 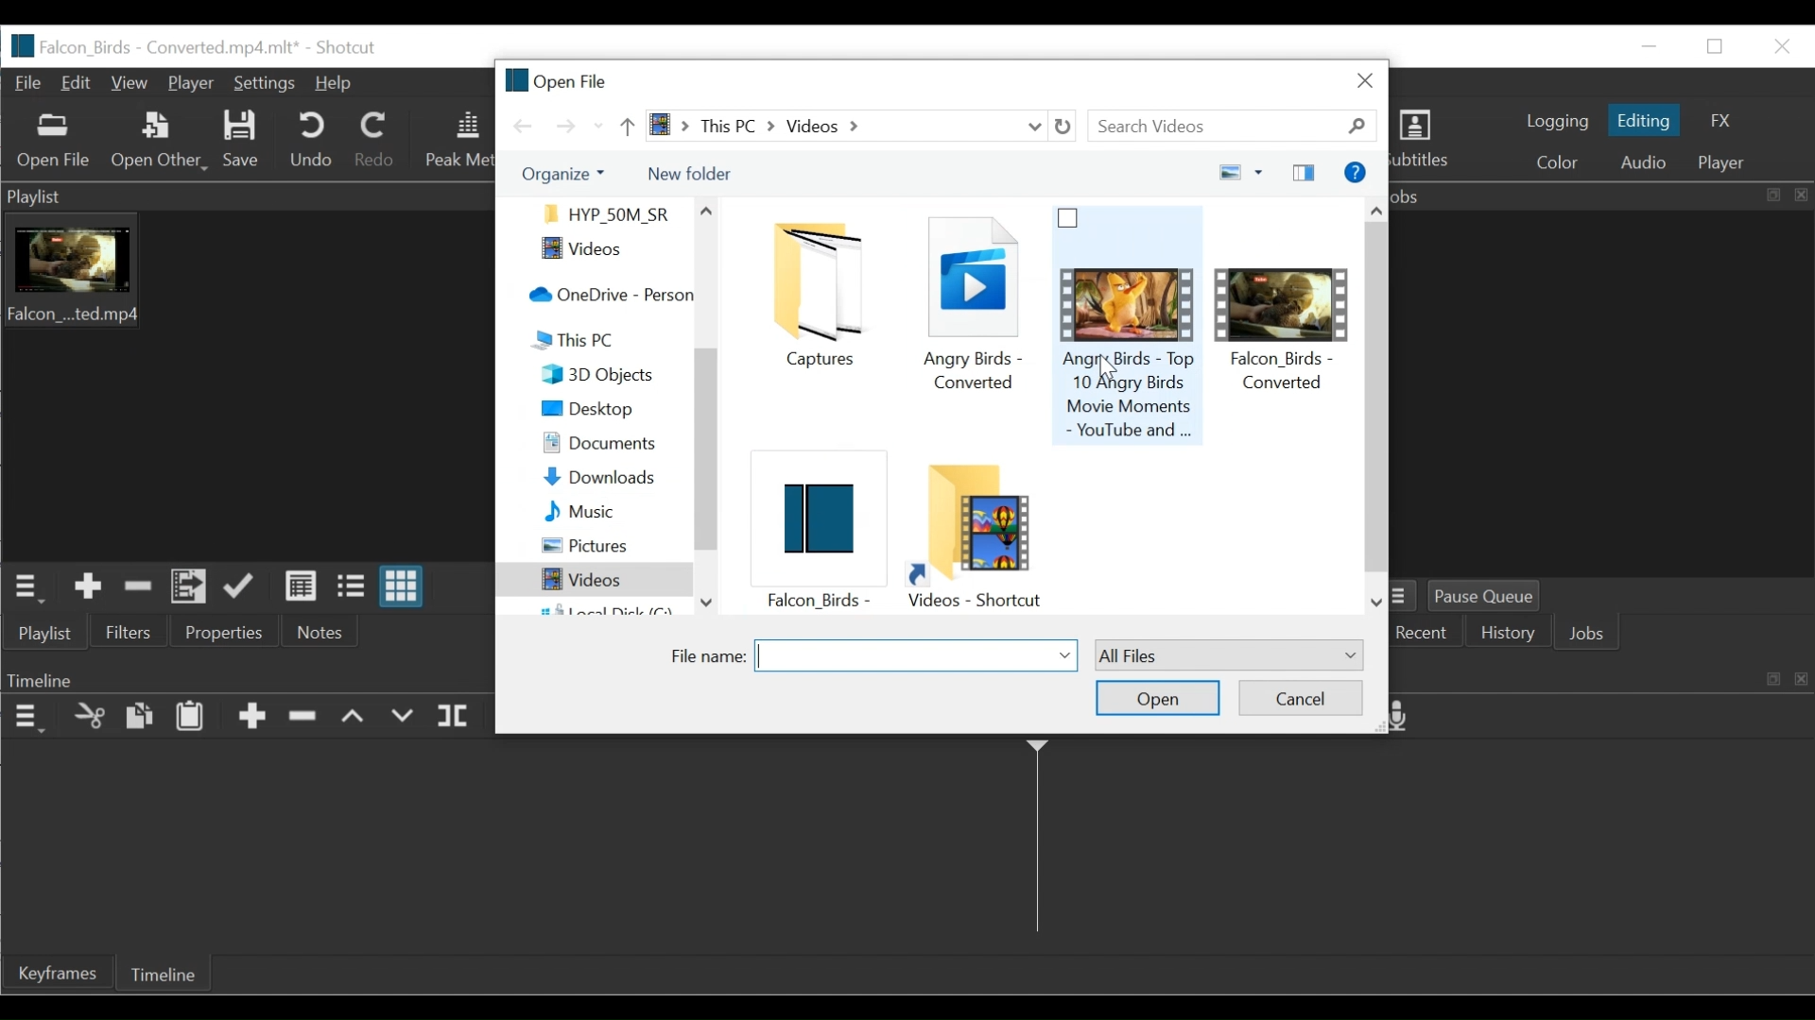 What do you see at coordinates (1592, 635) in the screenshot?
I see `Jobs` at bounding box center [1592, 635].